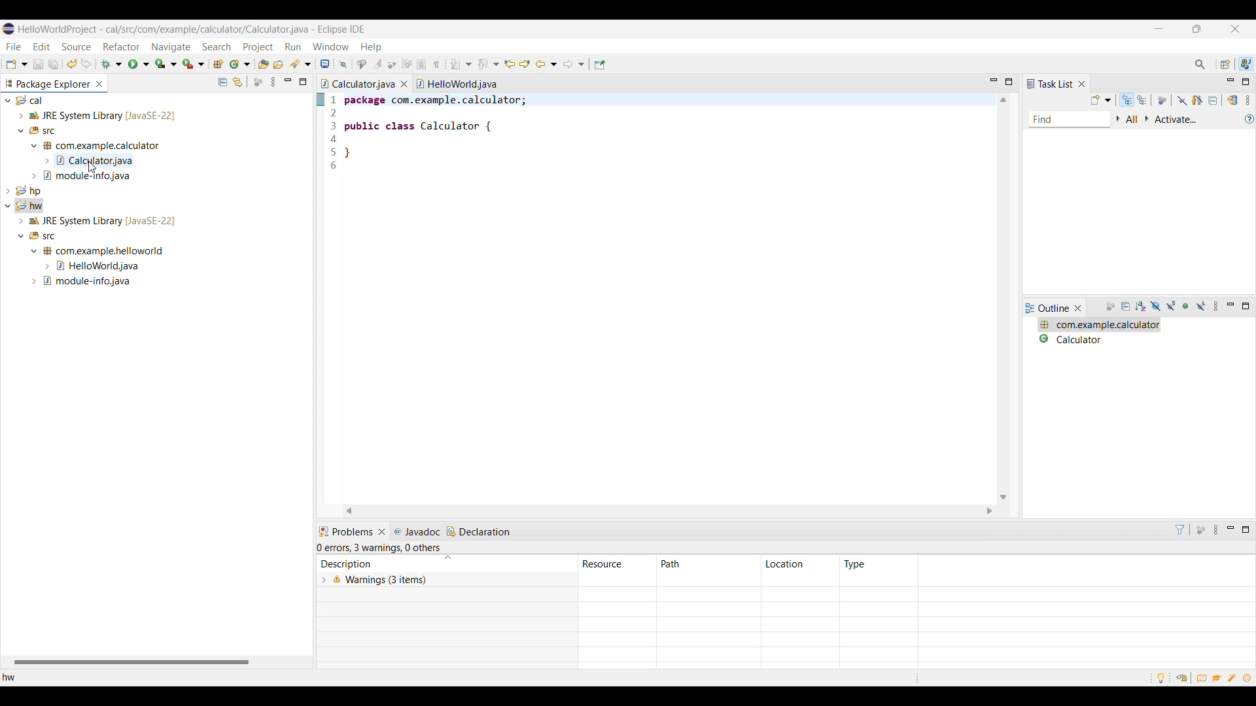  Describe the element at coordinates (1231, 82) in the screenshot. I see `Minimize` at that location.